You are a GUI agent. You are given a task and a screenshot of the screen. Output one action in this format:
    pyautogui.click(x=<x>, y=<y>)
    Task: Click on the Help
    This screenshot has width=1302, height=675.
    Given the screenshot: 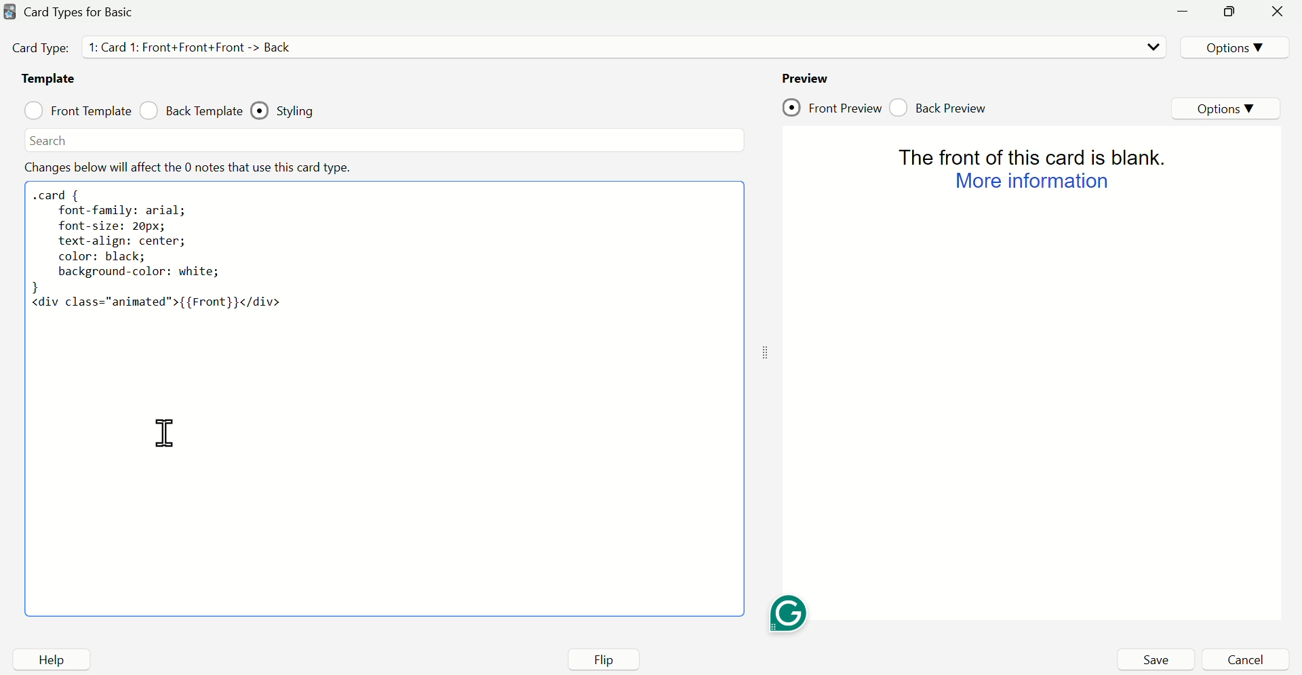 What is the action you would take?
    pyautogui.click(x=50, y=660)
    